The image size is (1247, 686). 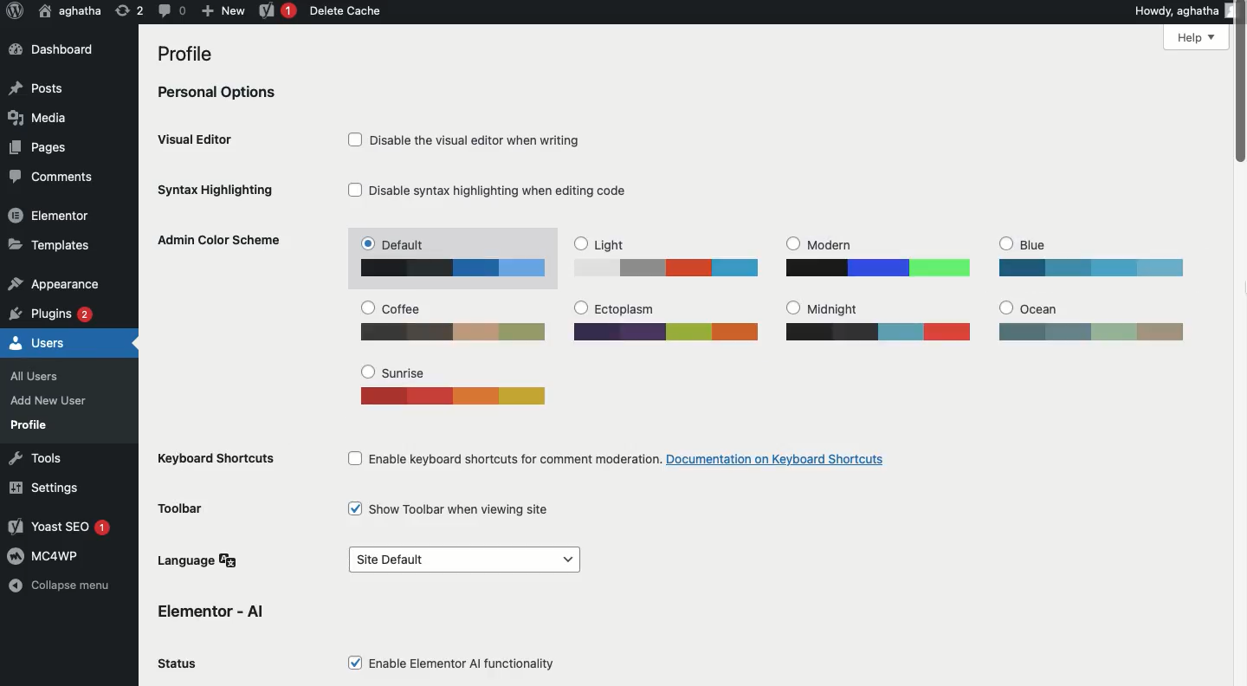 I want to click on Blue, so click(x=1090, y=254).